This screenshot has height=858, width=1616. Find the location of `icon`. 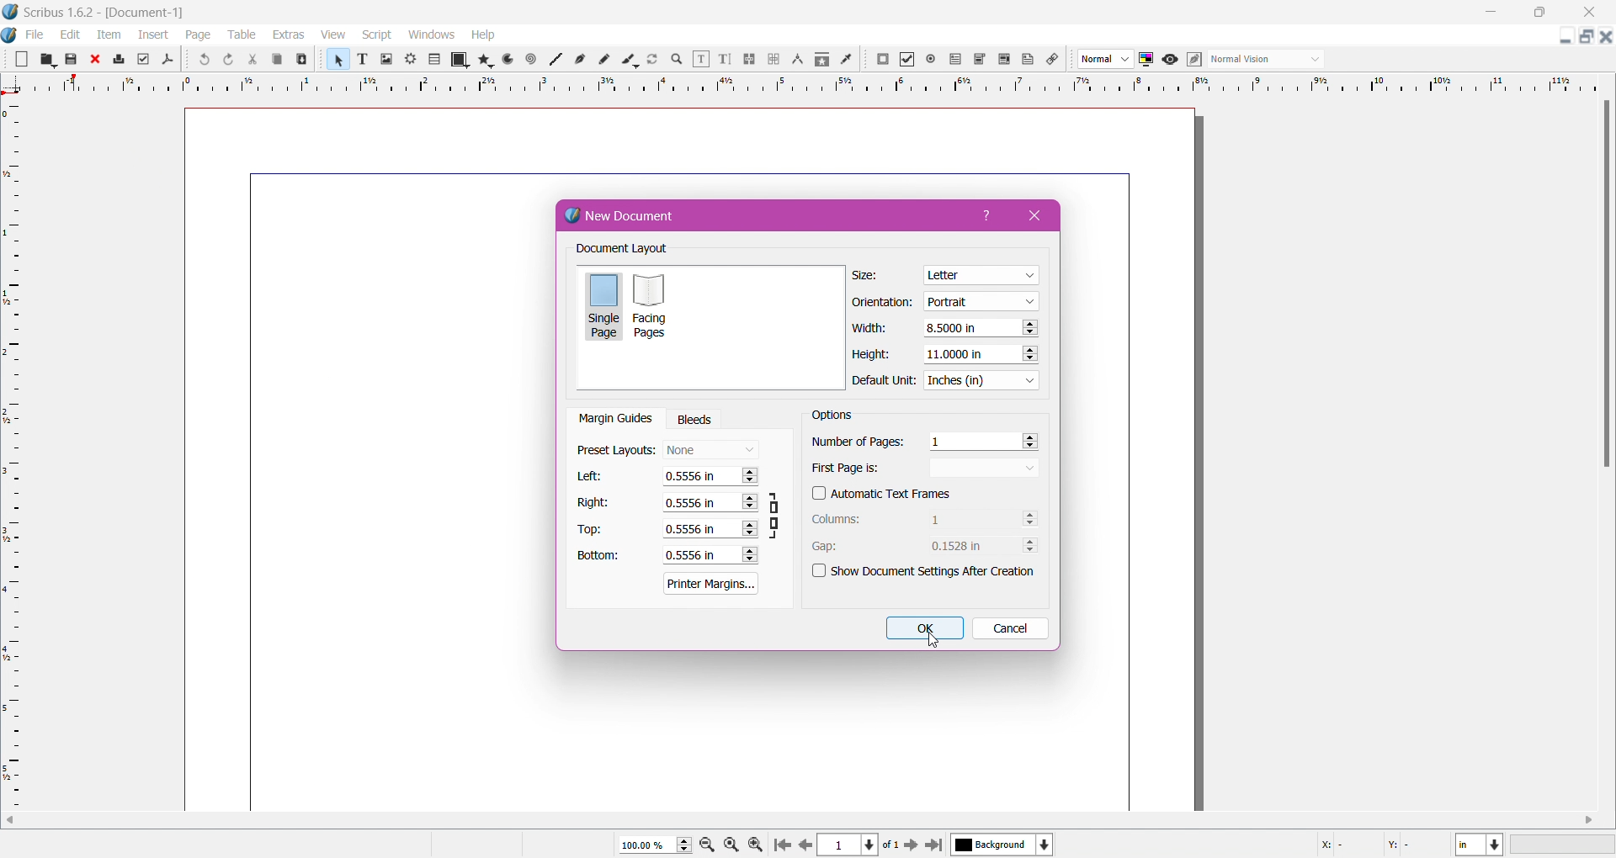

icon is located at coordinates (603, 60).